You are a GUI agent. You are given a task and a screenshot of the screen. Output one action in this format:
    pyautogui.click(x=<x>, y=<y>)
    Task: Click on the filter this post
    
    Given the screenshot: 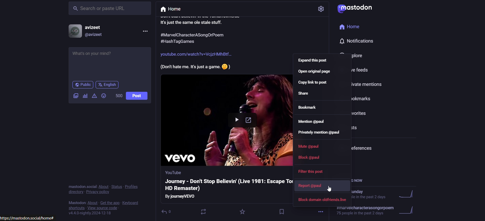 What is the action you would take?
    pyautogui.click(x=310, y=172)
    